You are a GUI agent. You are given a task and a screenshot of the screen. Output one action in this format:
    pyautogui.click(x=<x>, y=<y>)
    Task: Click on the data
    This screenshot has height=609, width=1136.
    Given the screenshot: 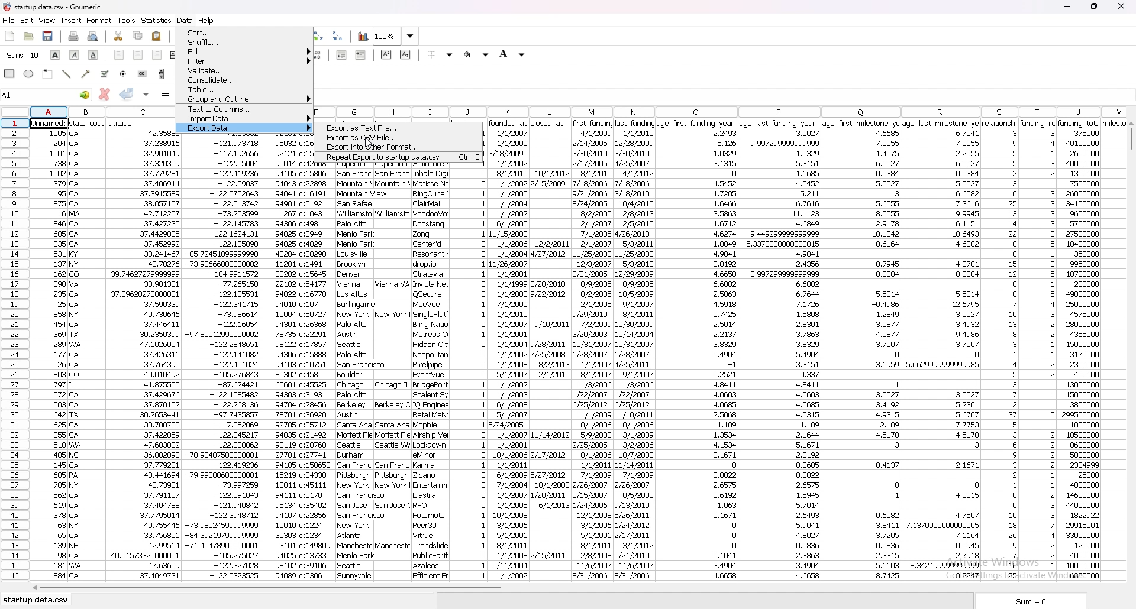 What is the action you would take?
    pyautogui.click(x=393, y=372)
    